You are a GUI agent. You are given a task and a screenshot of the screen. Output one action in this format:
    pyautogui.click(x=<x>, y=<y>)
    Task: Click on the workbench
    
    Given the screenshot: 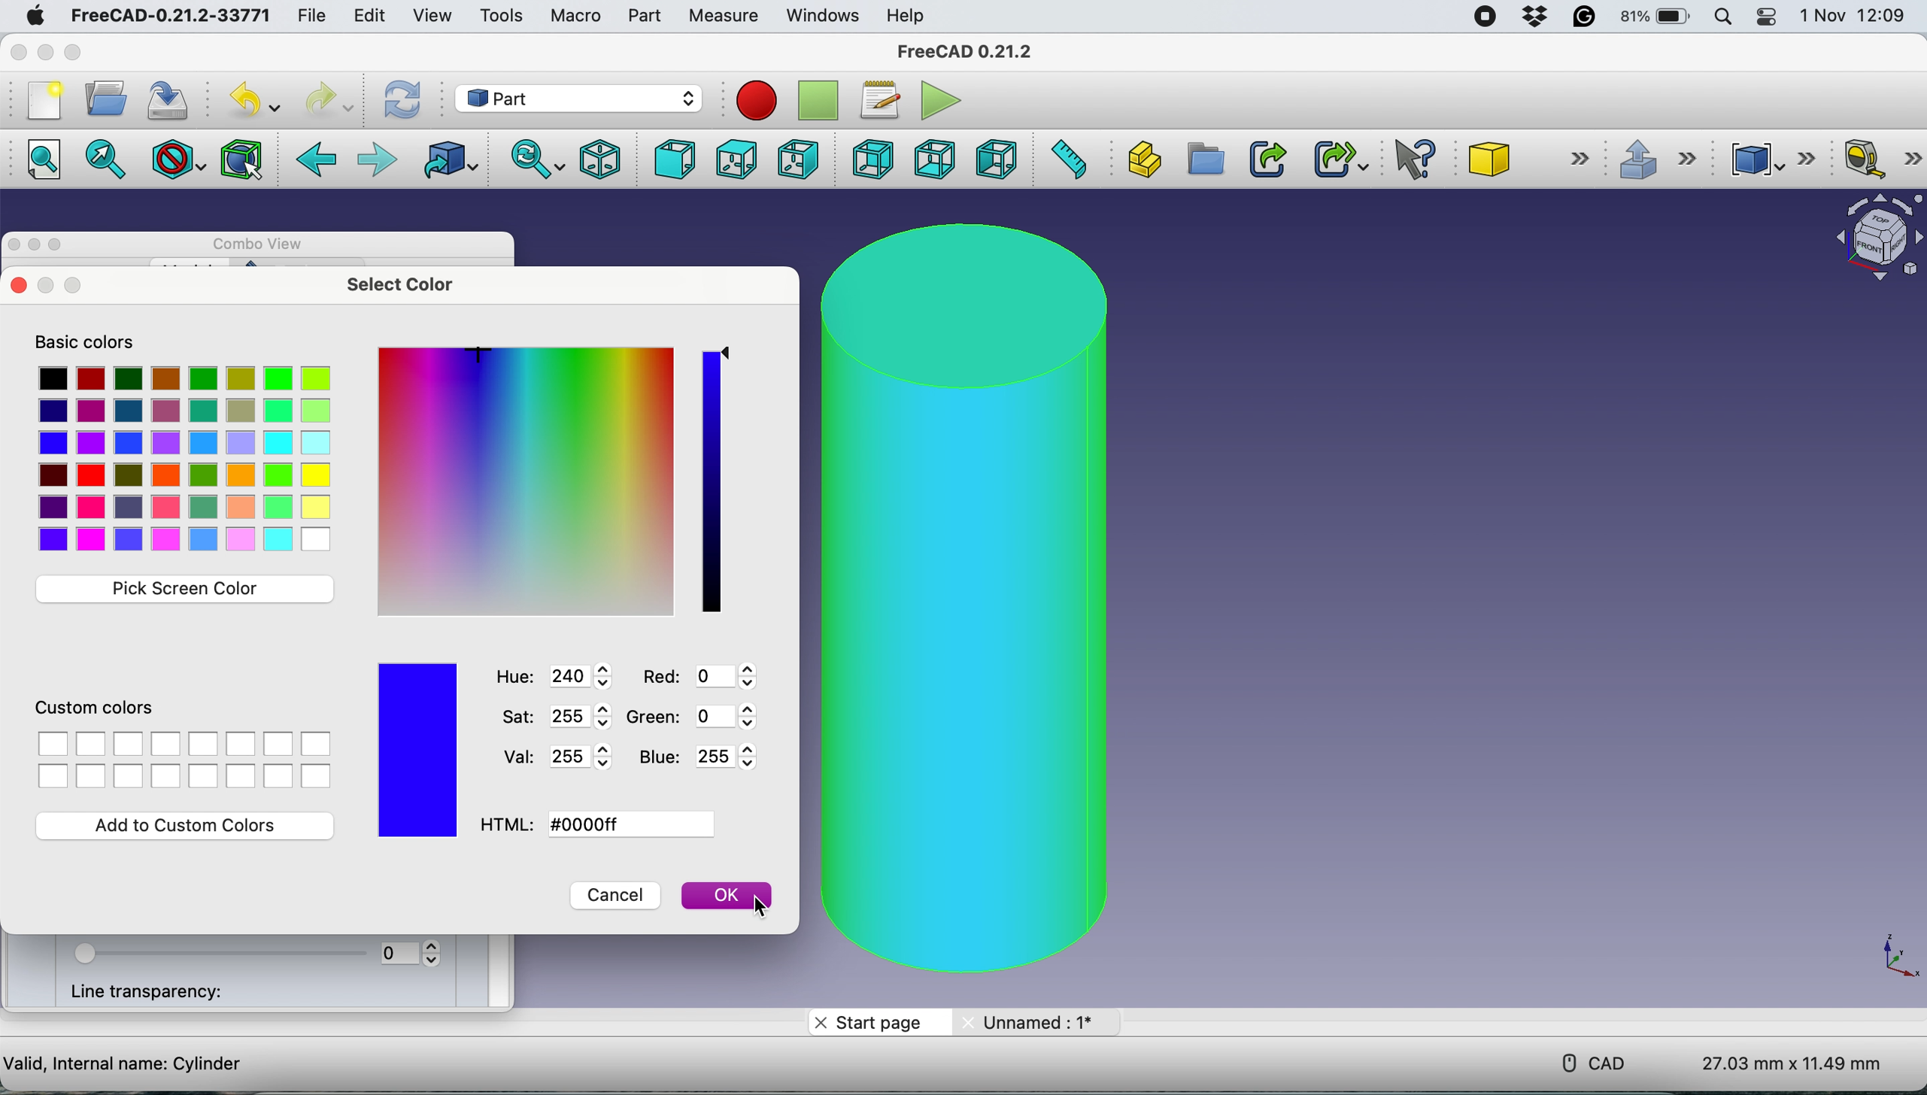 What is the action you would take?
    pyautogui.click(x=582, y=98)
    